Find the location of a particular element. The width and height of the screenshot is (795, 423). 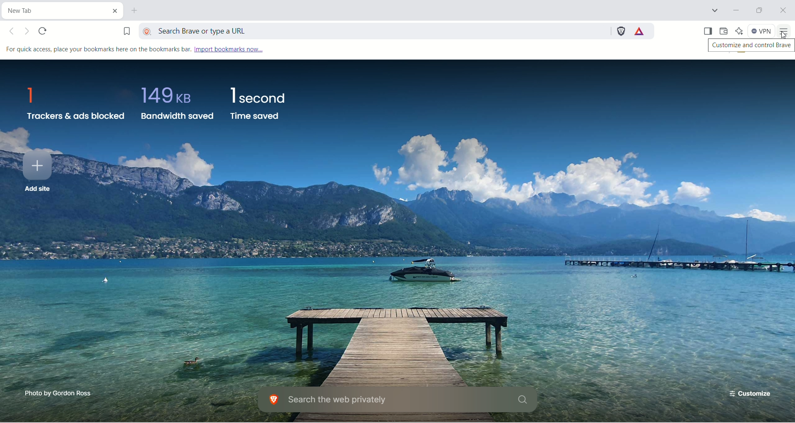

maximize is located at coordinates (759, 10).